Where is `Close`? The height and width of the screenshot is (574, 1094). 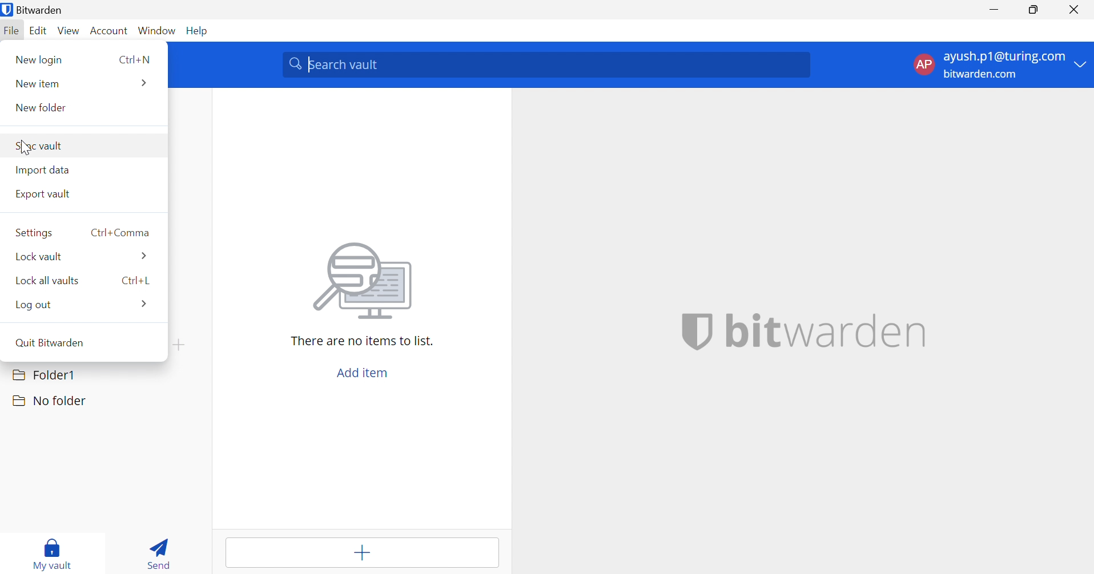 Close is located at coordinates (1075, 10).